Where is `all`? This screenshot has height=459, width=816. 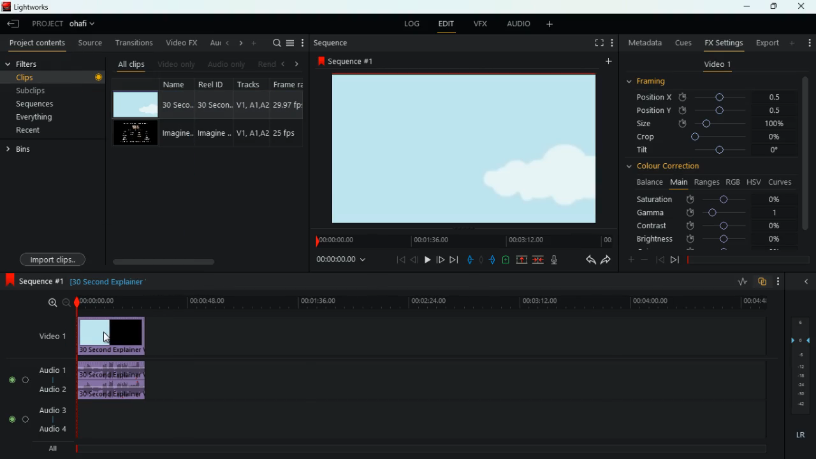
all is located at coordinates (50, 448).